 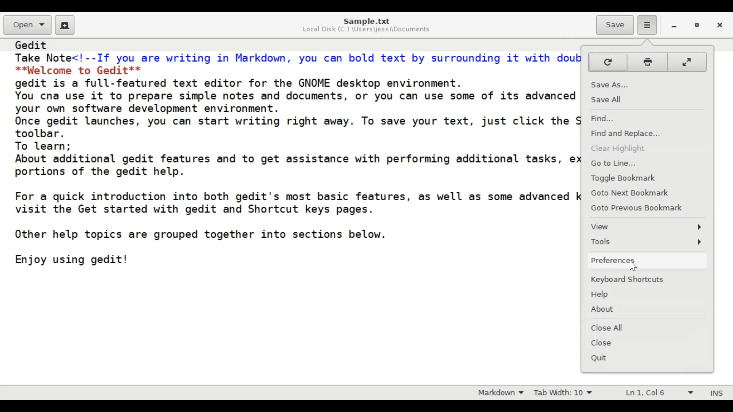 What do you see at coordinates (618, 150) in the screenshot?
I see `Clear Highlighting` at bounding box center [618, 150].